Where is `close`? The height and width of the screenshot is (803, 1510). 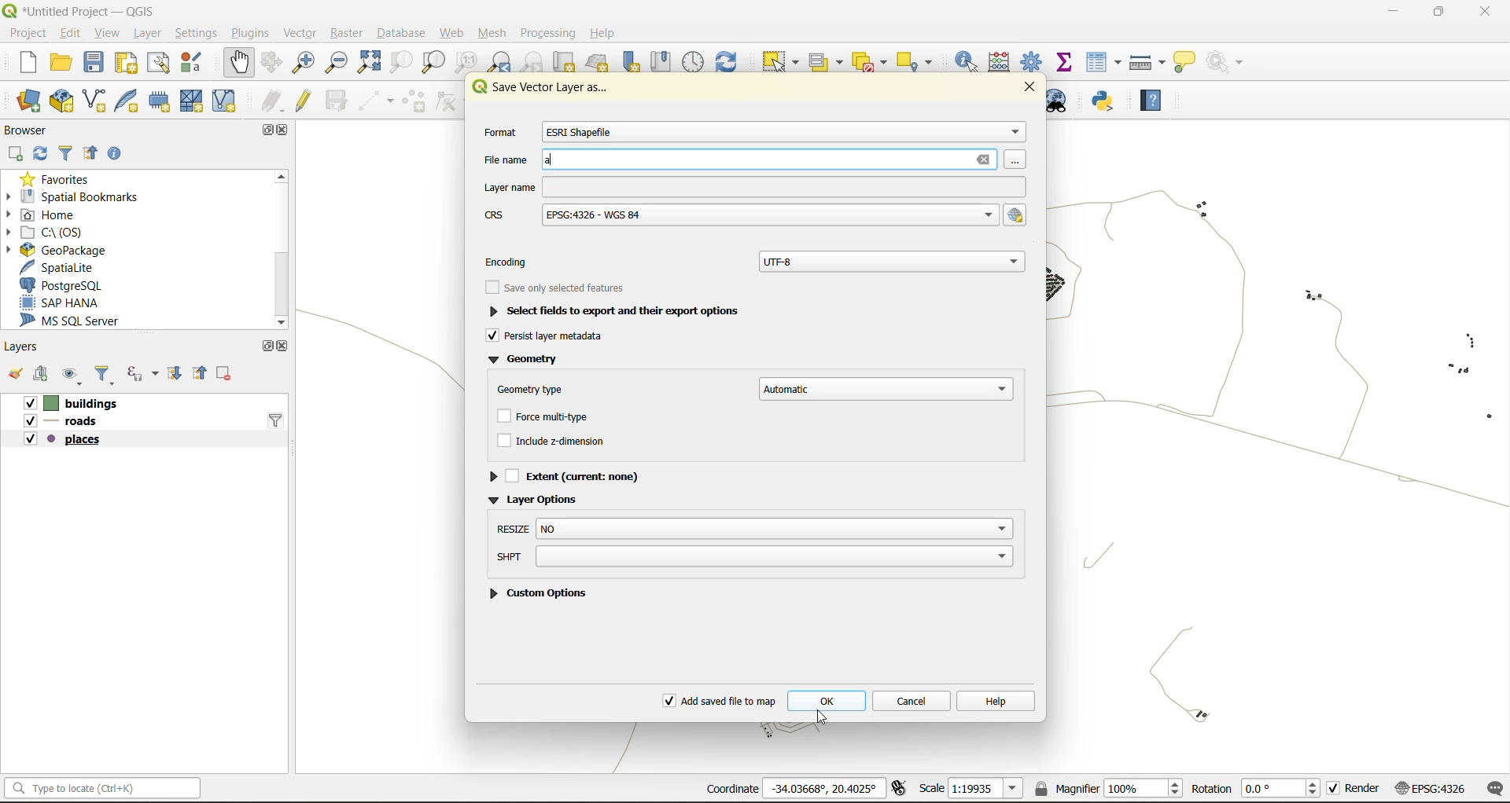 close is located at coordinates (283, 348).